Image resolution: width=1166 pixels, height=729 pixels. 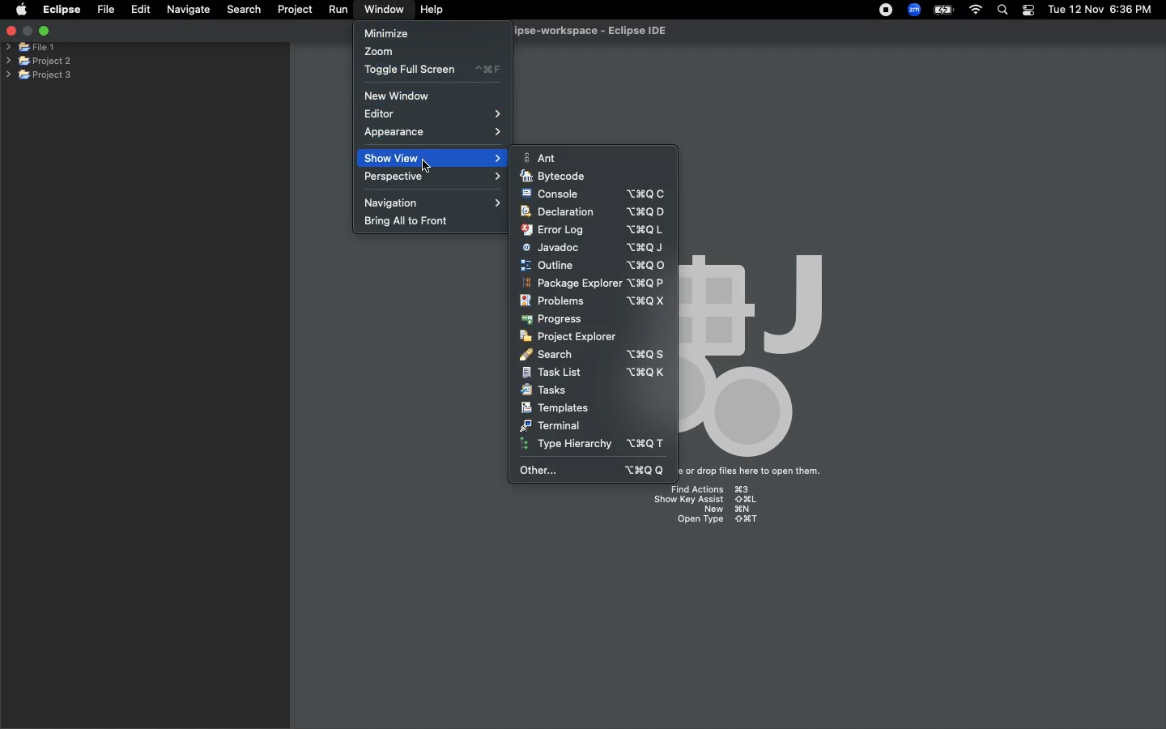 I want to click on Minimize, so click(x=44, y=30).